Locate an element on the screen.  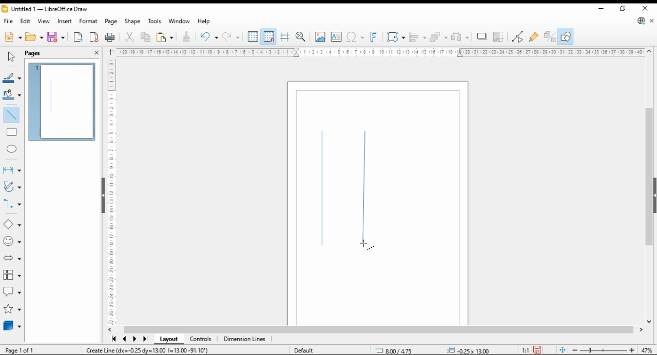
insert image is located at coordinates (320, 36).